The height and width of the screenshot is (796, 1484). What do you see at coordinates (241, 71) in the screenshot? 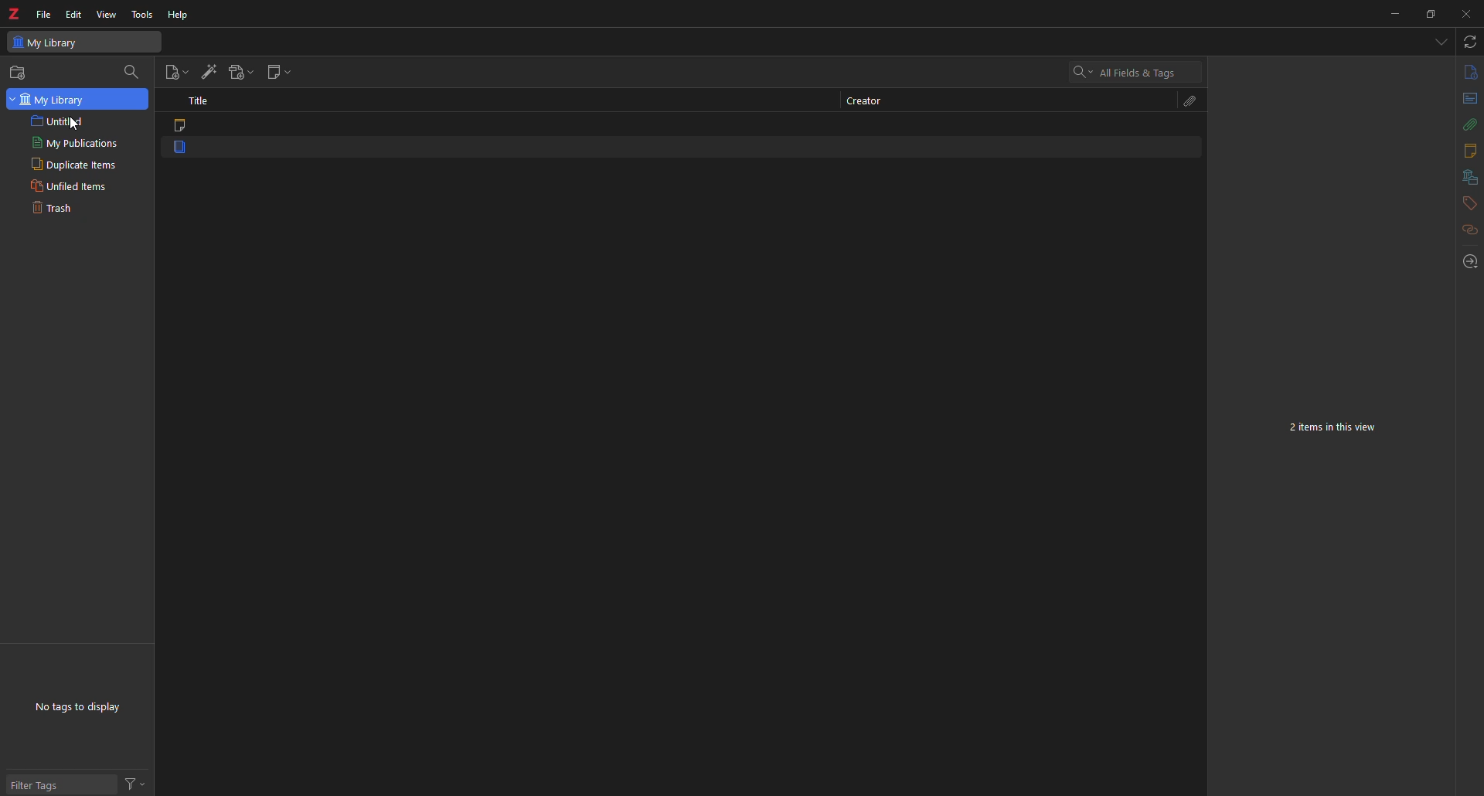
I see `add attachment` at bounding box center [241, 71].